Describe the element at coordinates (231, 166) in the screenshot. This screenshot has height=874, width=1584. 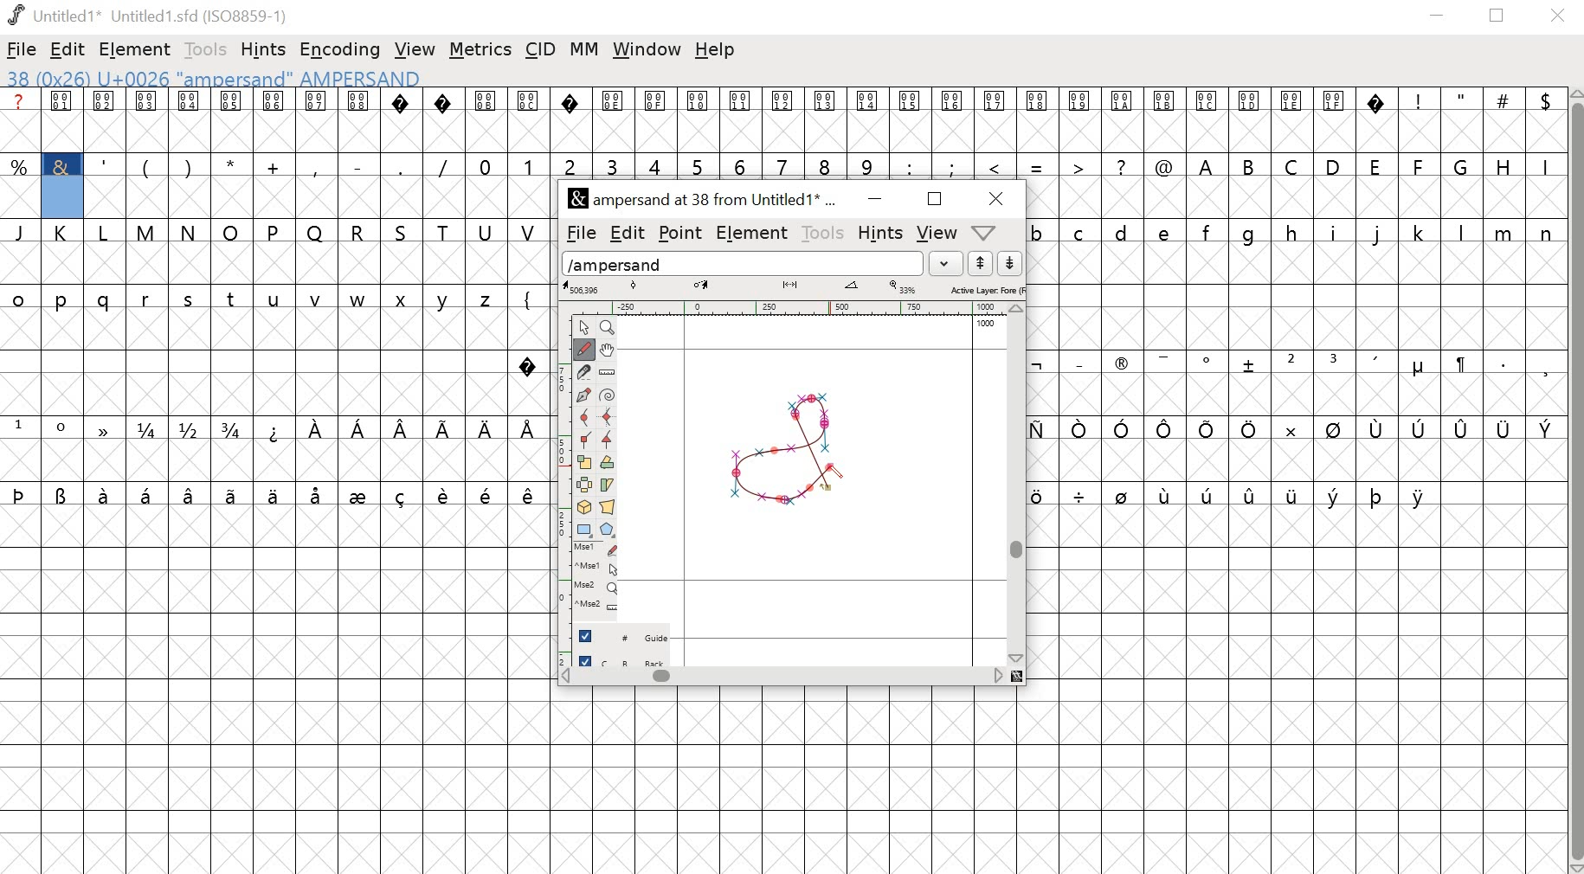
I see `*` at that location.